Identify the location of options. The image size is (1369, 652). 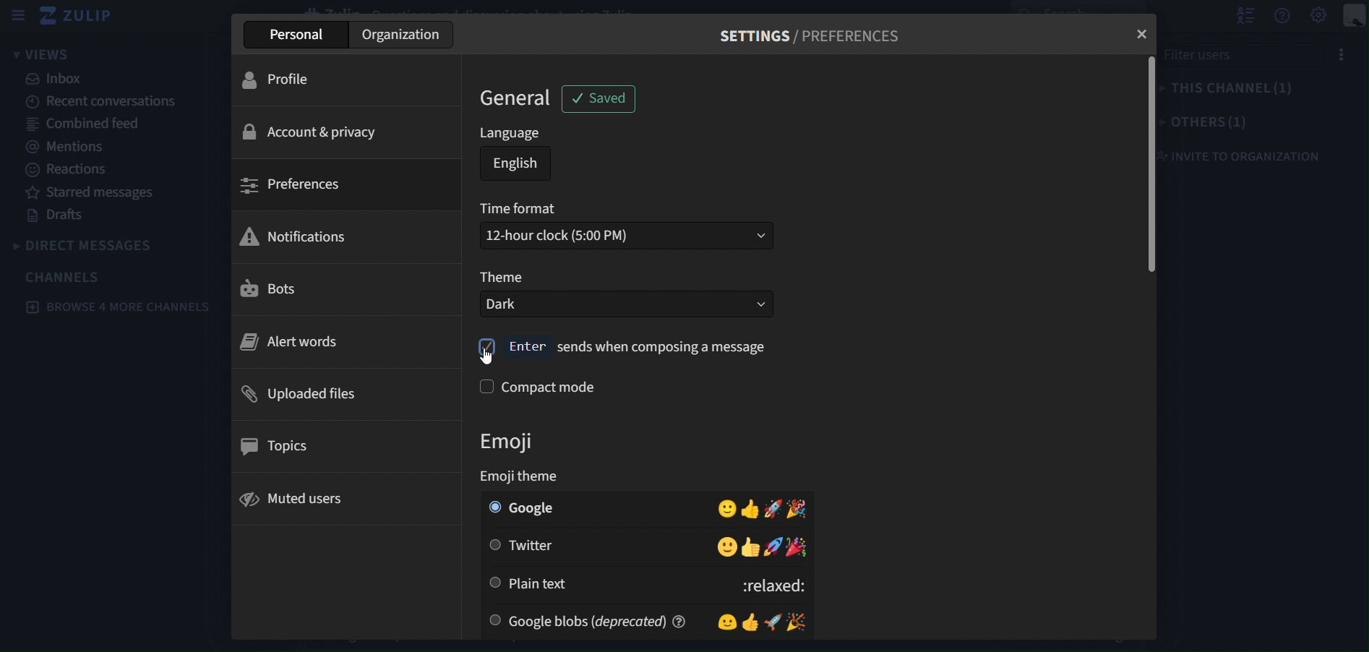
(1349, 54).